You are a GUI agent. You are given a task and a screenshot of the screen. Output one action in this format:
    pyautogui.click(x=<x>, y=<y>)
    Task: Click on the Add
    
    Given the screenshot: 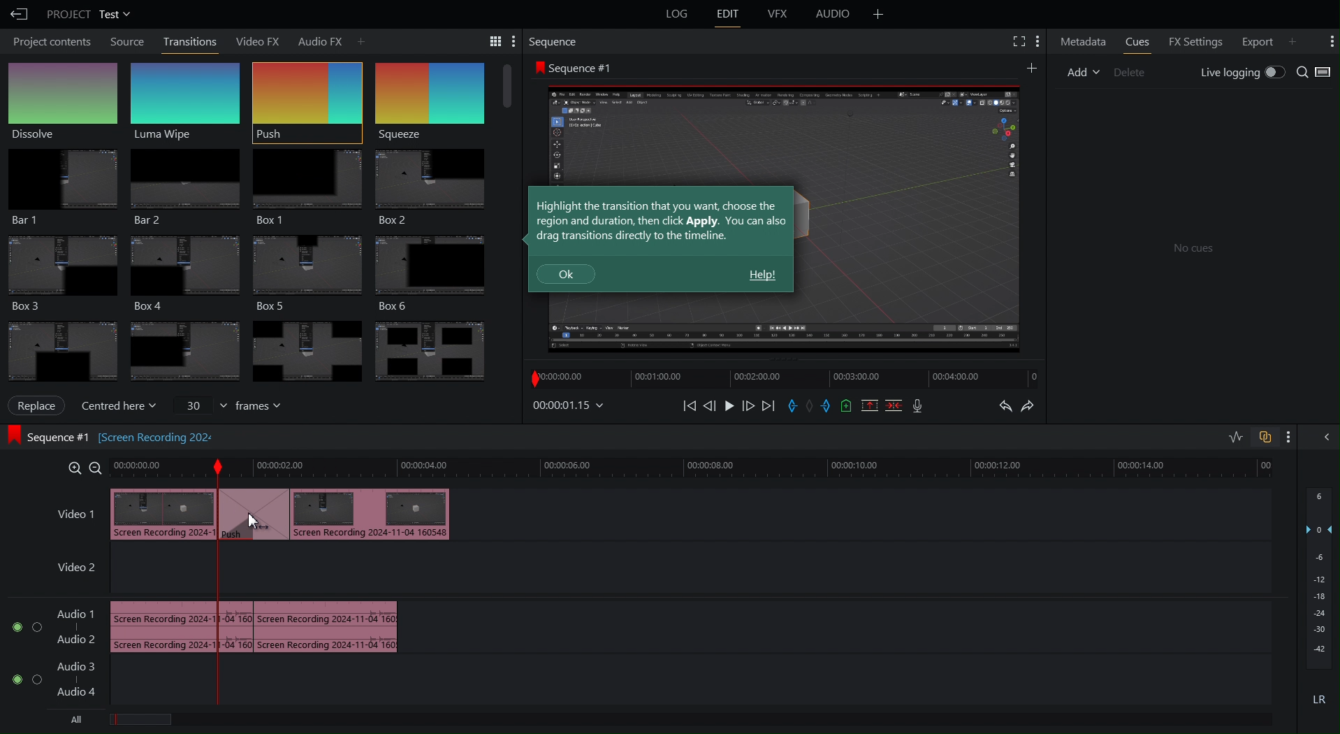 What is the action you would take?
    pyautogui.click(x=1292, y=41)
    